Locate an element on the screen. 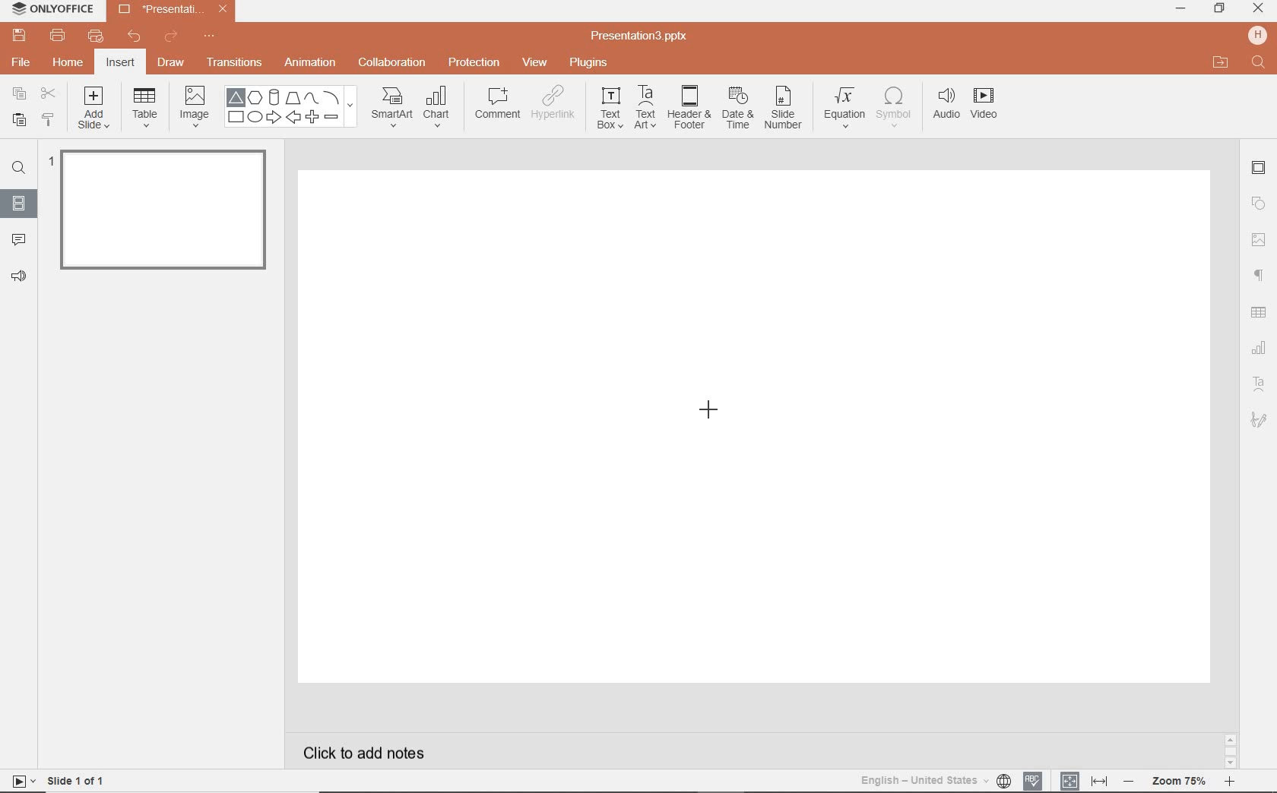  FIT TO WIDTH is located at coordinates (1098, 782).